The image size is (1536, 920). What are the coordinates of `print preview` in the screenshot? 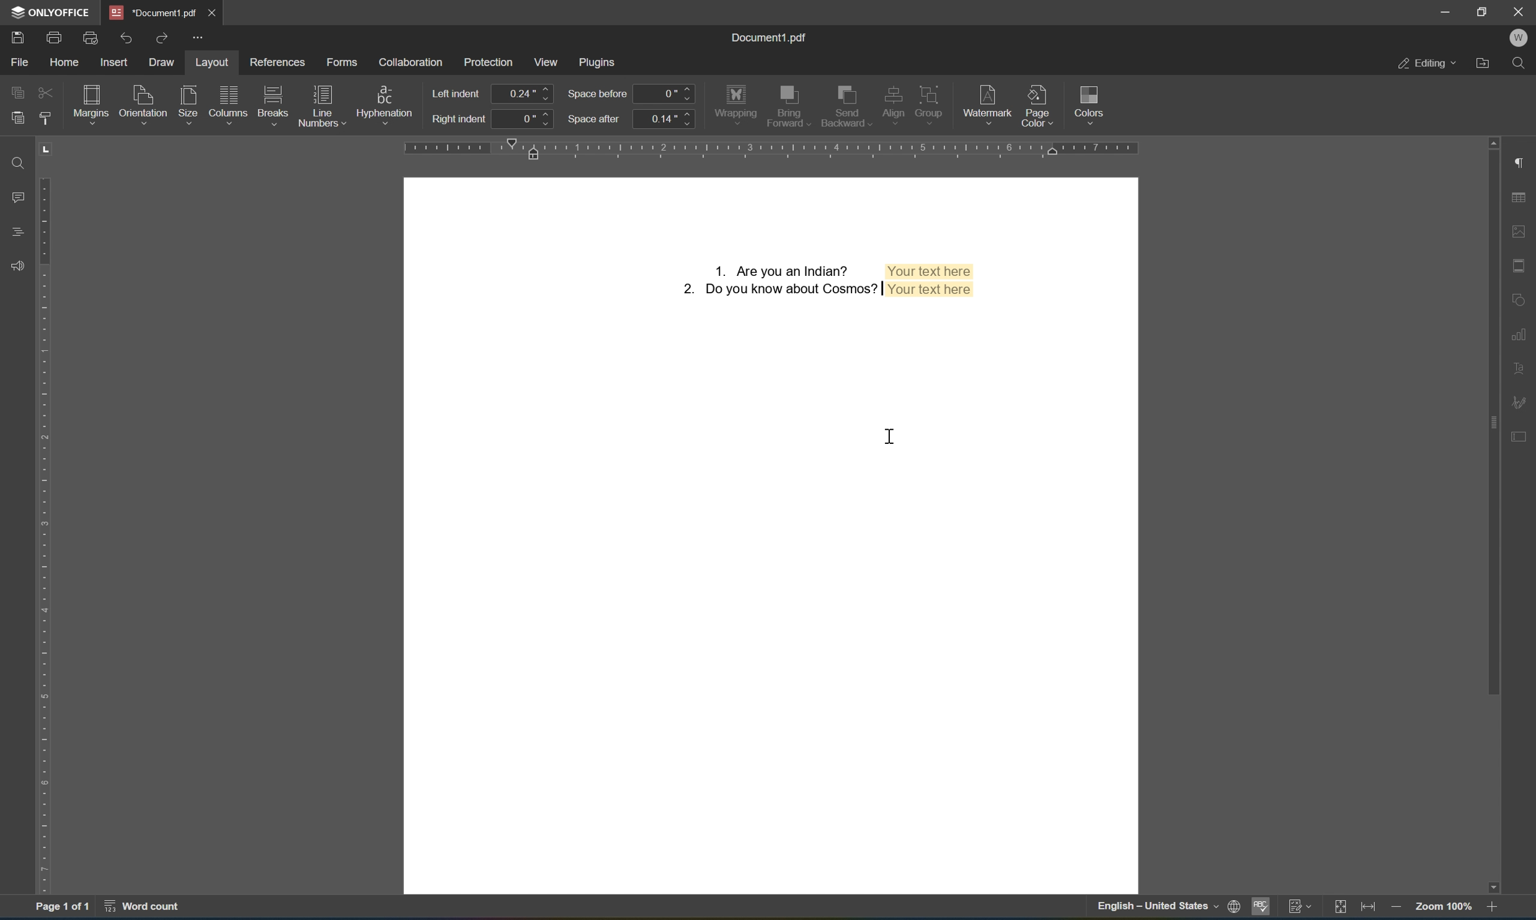 It's located at (93, 38).